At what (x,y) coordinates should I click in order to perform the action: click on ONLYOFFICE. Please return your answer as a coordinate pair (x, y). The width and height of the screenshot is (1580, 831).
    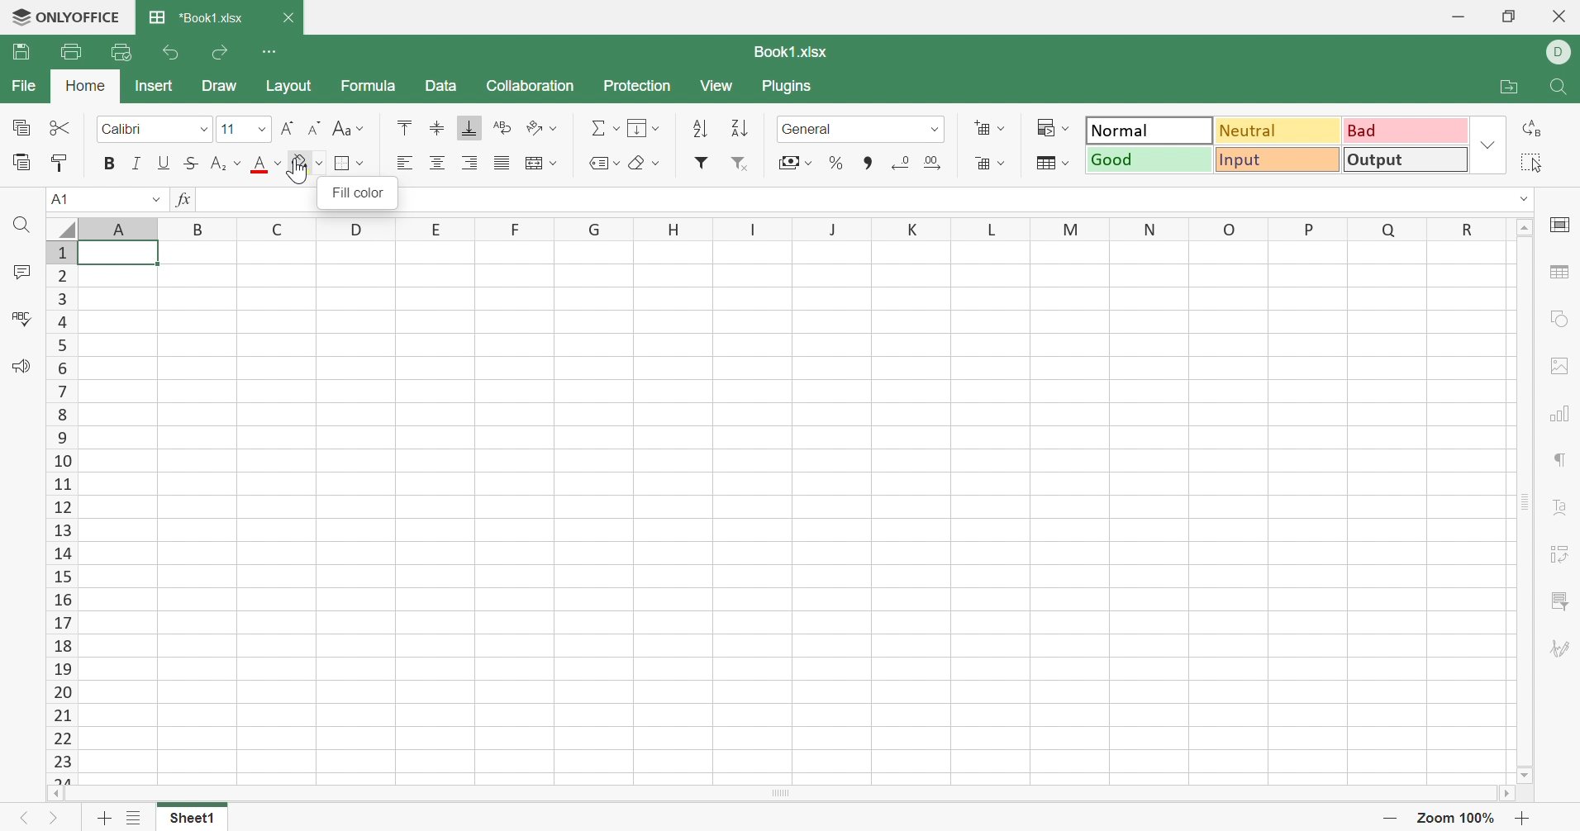
    Looking at the image, I should click on (65, 17).